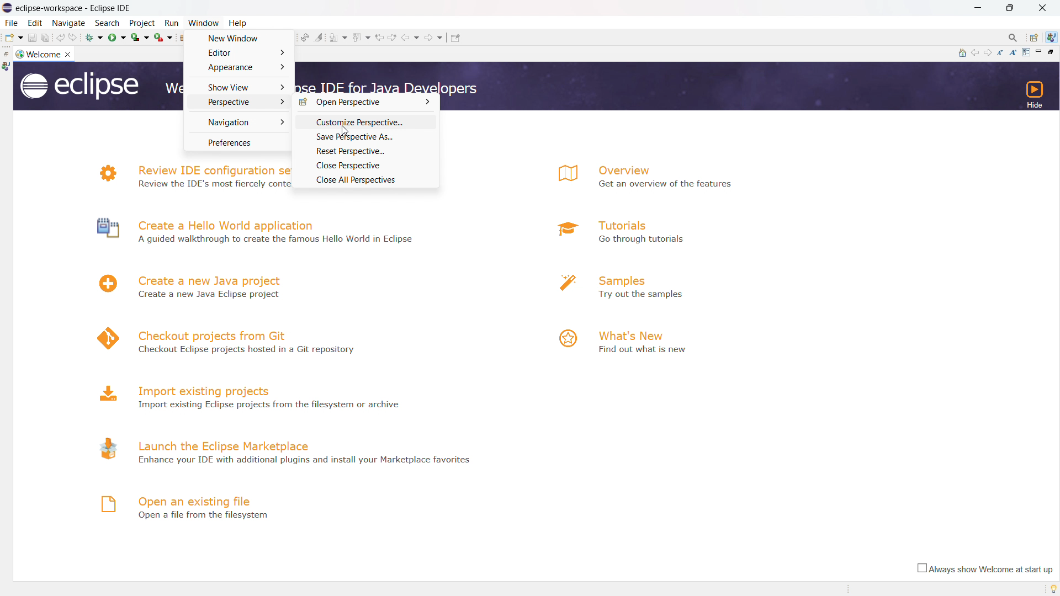 The image size is (1060, 596). Describe the element at coordinates (105, 393) in the screenshot. I see `logo` at that location.